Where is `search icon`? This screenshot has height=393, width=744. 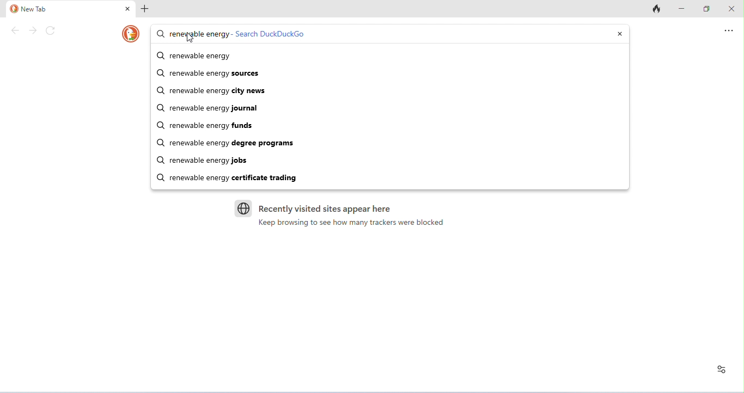 search icon is located at coordinates (161, 34).